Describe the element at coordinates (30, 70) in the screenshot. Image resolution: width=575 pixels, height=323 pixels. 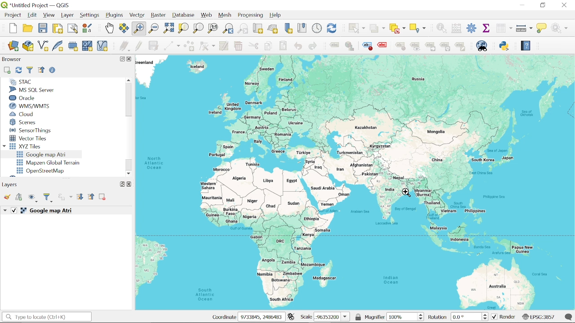
I see `Filter Browser` at that location.